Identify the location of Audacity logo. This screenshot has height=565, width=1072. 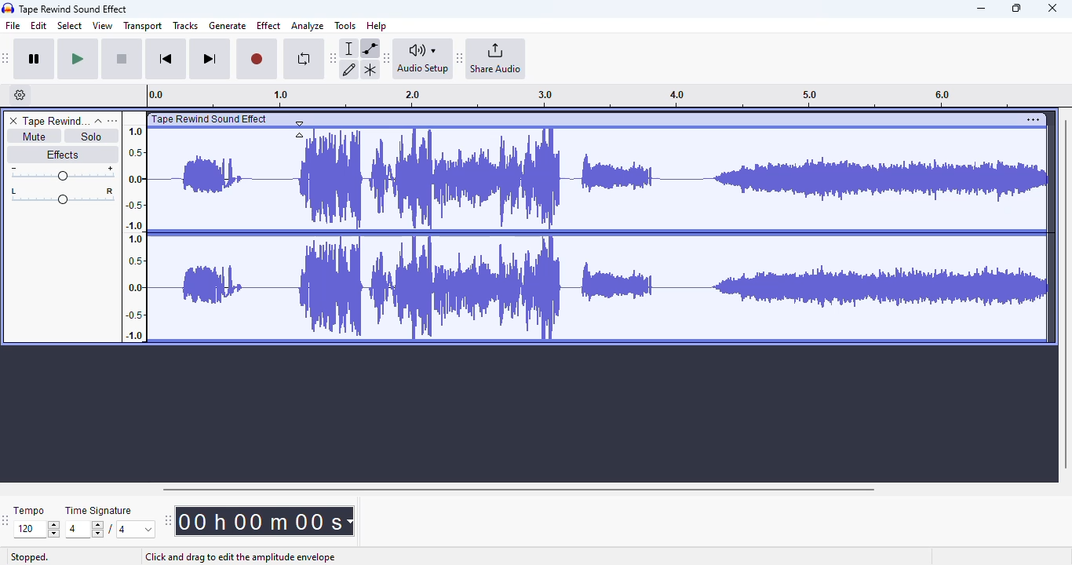
(8, 9).